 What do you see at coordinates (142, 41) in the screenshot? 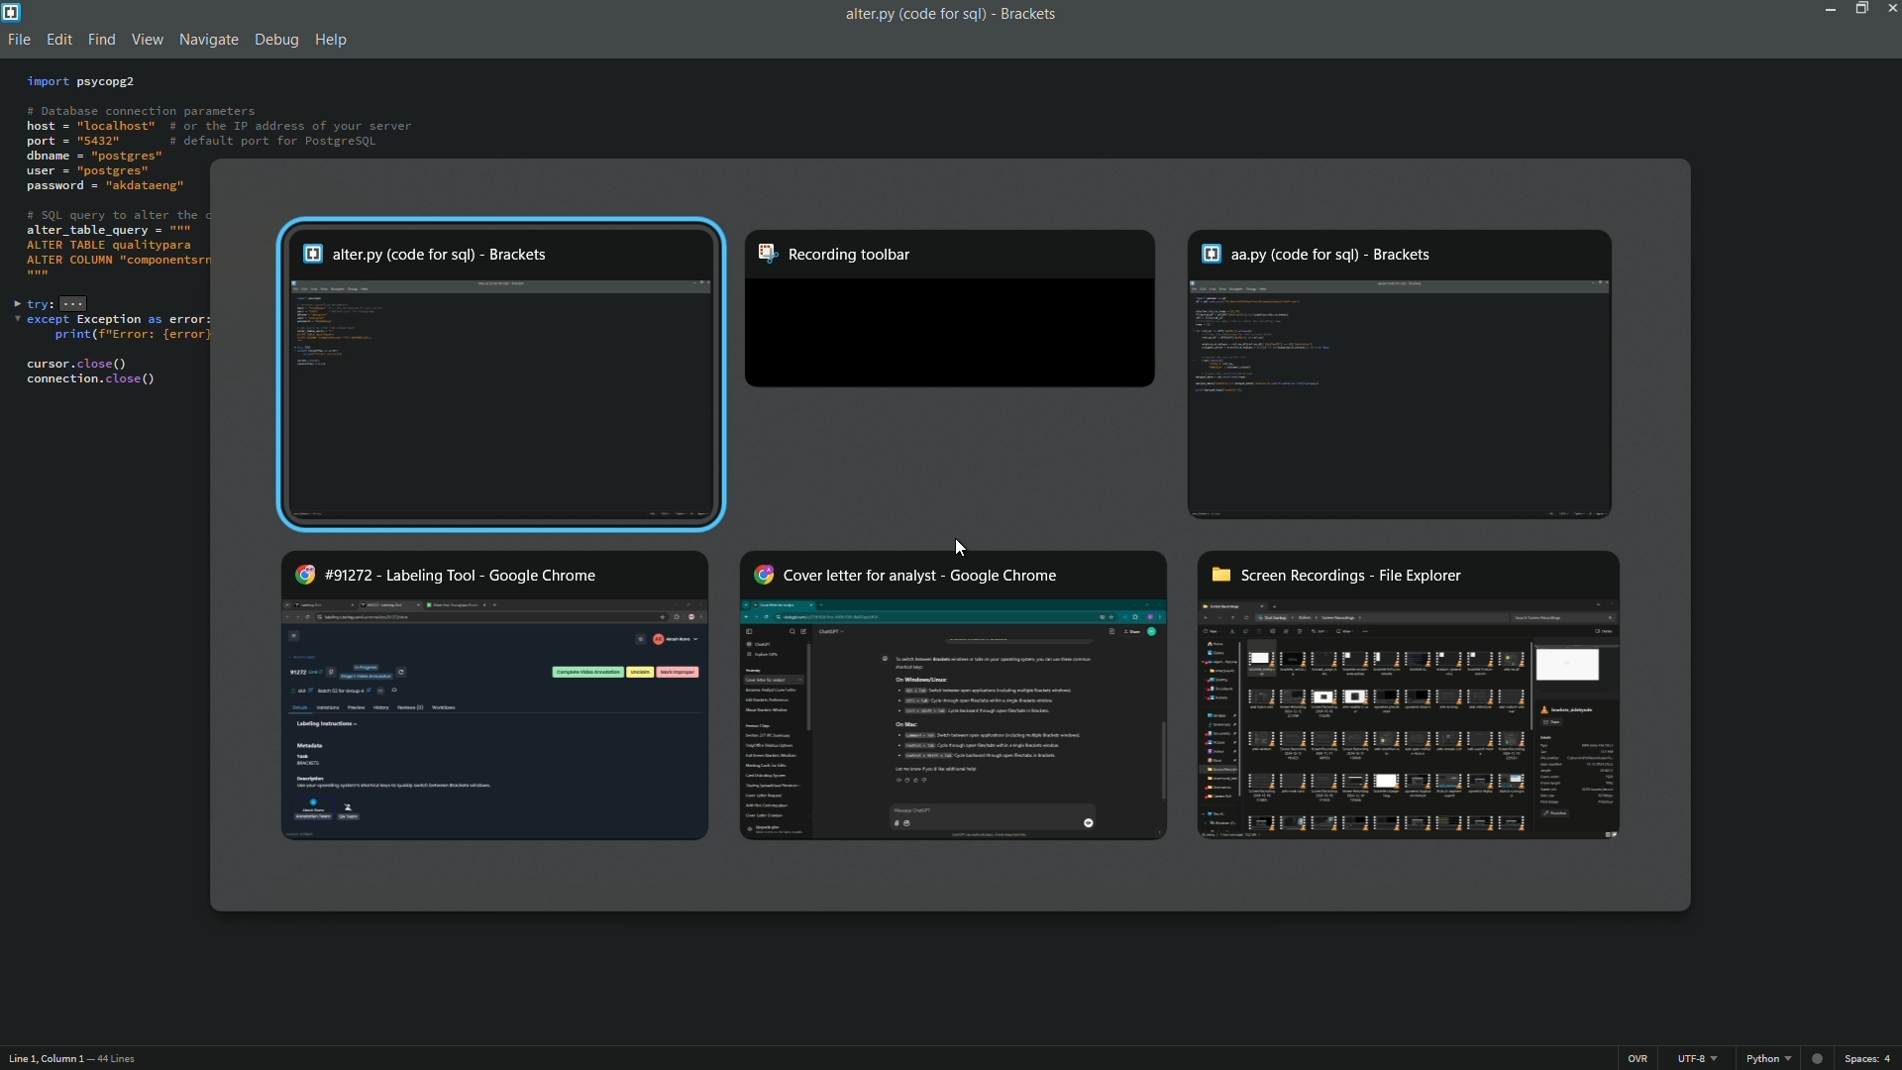
I see `view menu` at bounding box center [142, 41].